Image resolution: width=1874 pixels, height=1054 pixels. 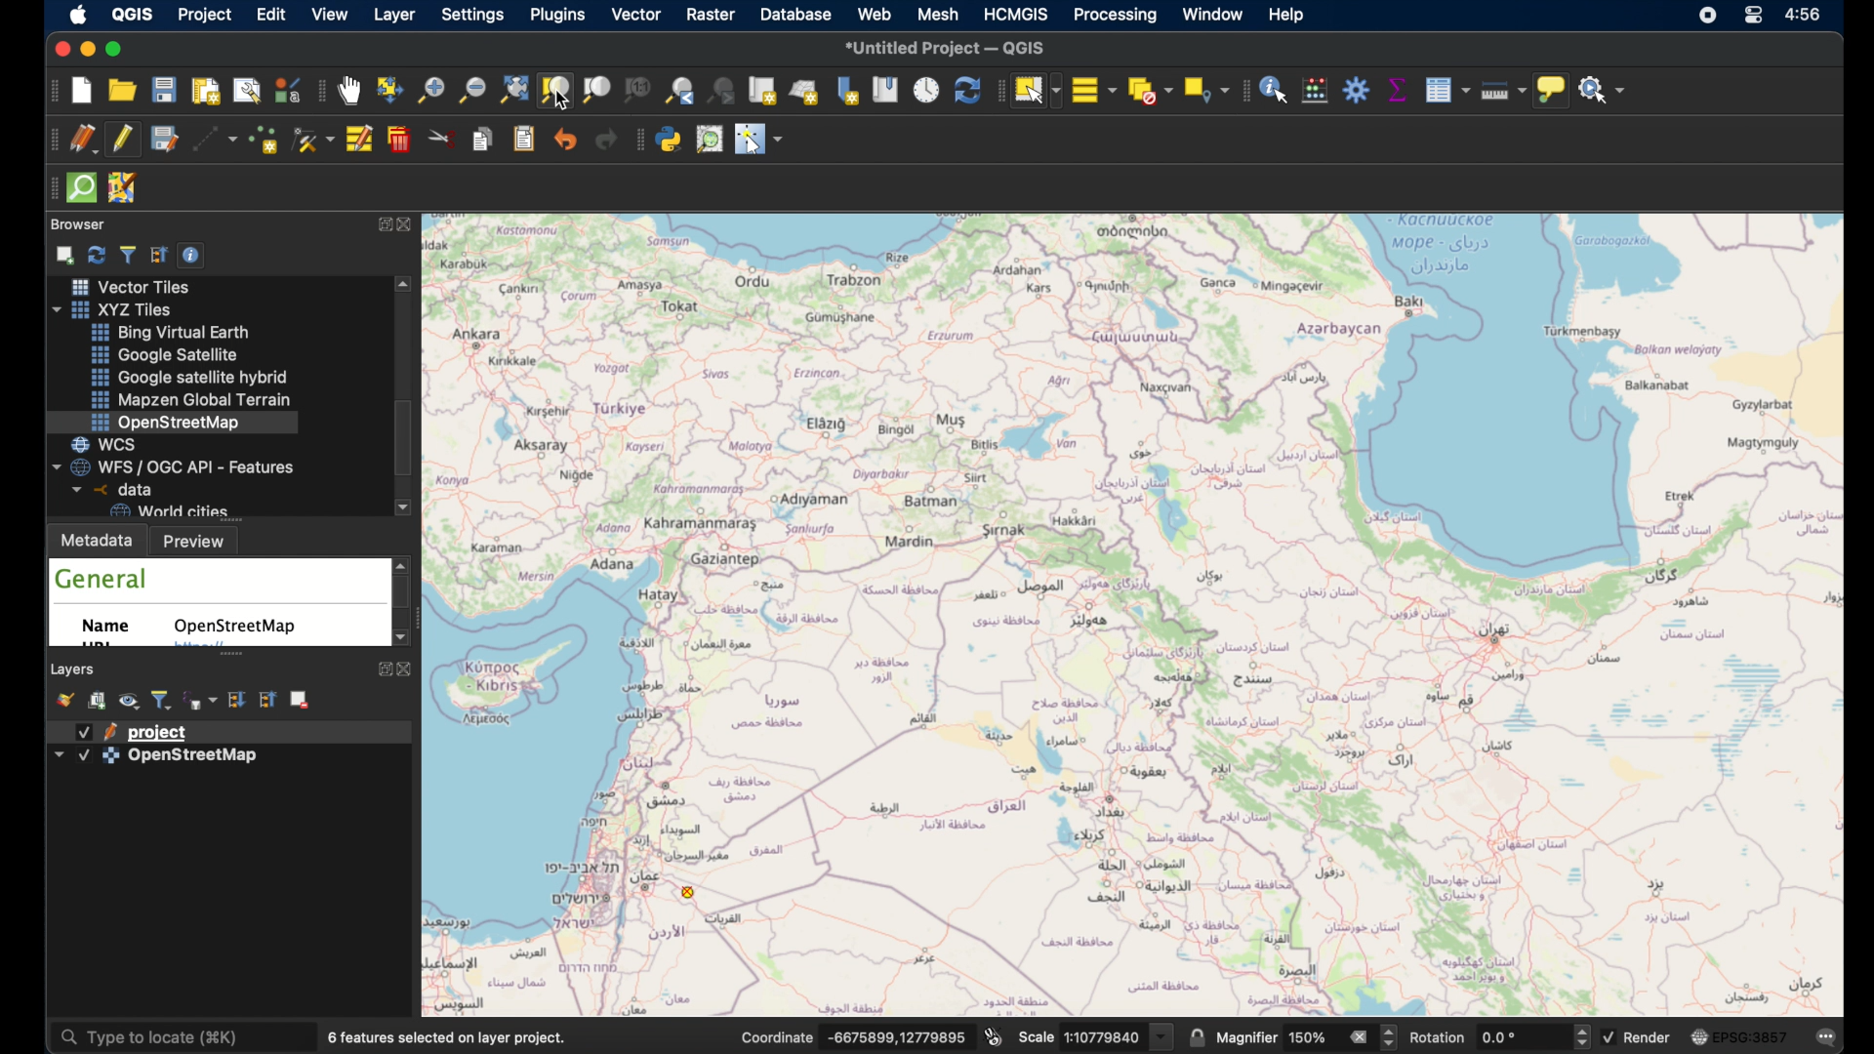 What do you see at coordinates (675, 90) in the screenshot?
I see `zoom last` at bounding box center [675, 90].